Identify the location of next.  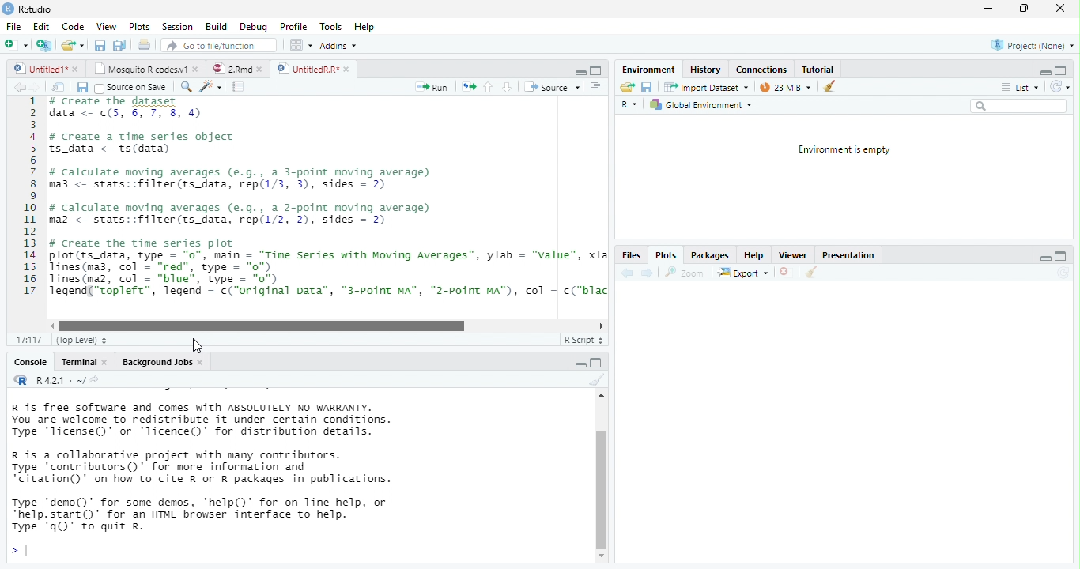
(38, 88).